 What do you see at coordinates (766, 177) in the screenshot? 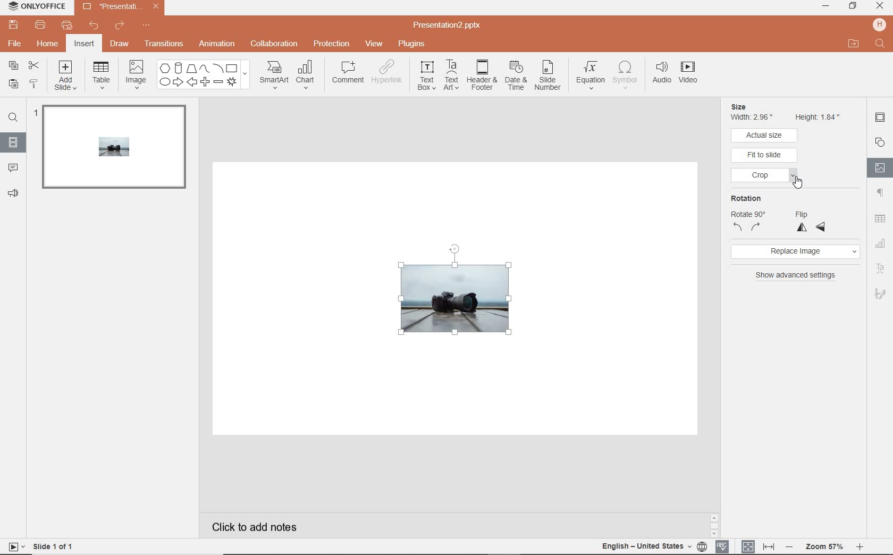
I see `crop` at bounding box center [766, 177].